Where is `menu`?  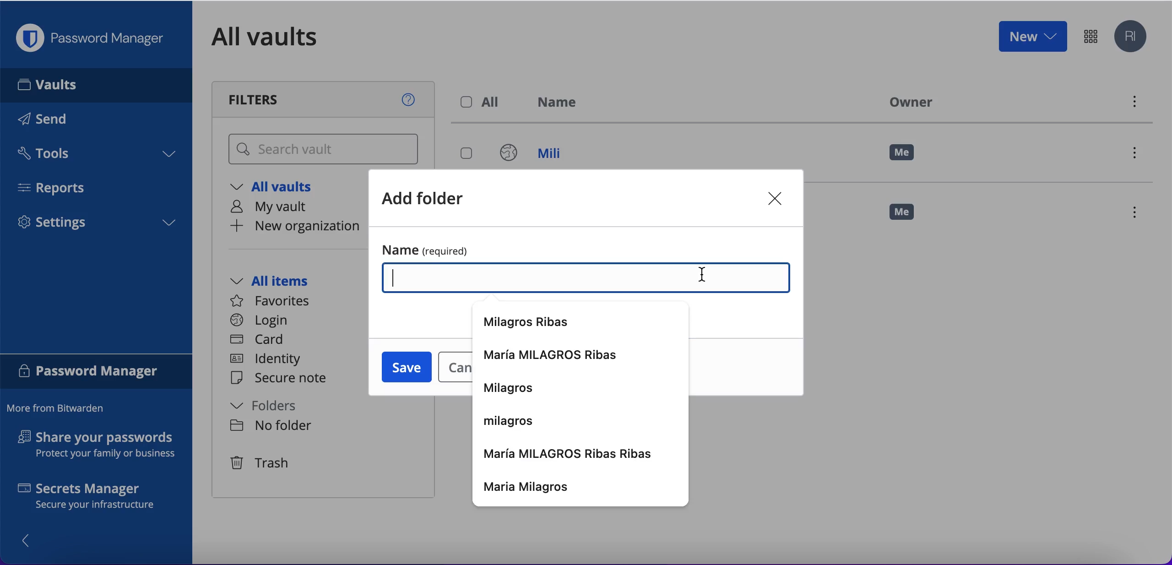
menu is located at coordinates (1133, 104).